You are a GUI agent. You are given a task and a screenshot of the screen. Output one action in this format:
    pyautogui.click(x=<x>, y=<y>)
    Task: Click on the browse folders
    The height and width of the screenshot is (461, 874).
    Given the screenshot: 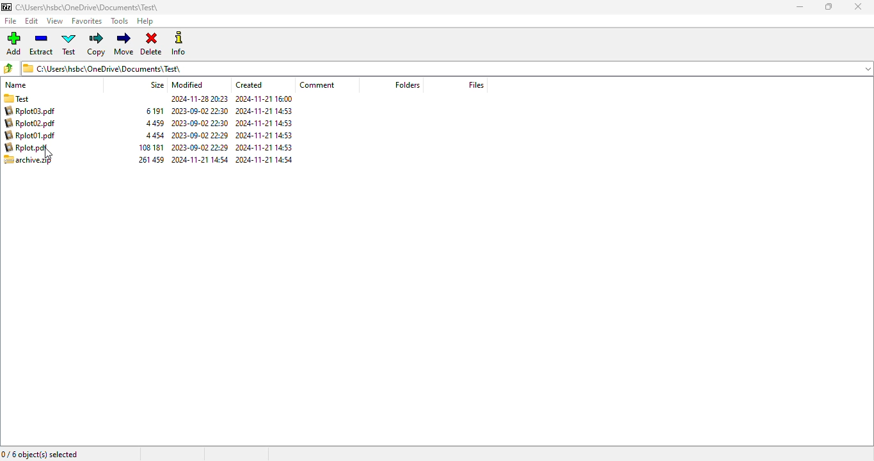 What is the action you would take?
    pyautogui.click(x=8, y=68)
    